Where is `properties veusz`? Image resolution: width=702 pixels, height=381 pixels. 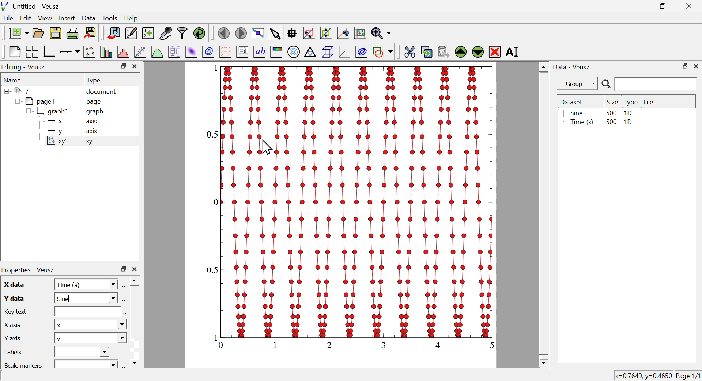
properties veusz is located at coordinates (30, 270).